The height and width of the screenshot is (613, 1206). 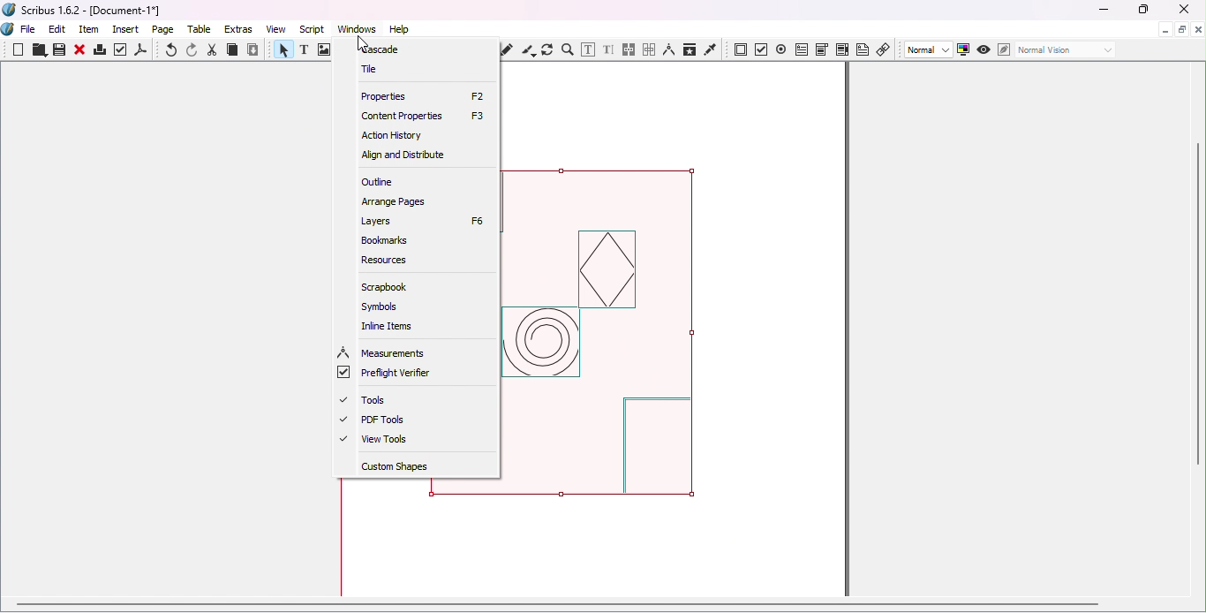 What do you see at coordinates (1142, 10) in the screenshot?
I see `Maximize` at bounding box center [1142, 10].